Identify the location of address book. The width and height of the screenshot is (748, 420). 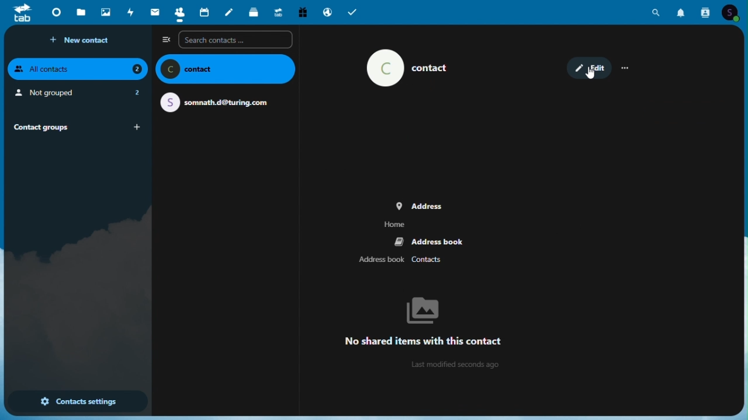
(382, 259).